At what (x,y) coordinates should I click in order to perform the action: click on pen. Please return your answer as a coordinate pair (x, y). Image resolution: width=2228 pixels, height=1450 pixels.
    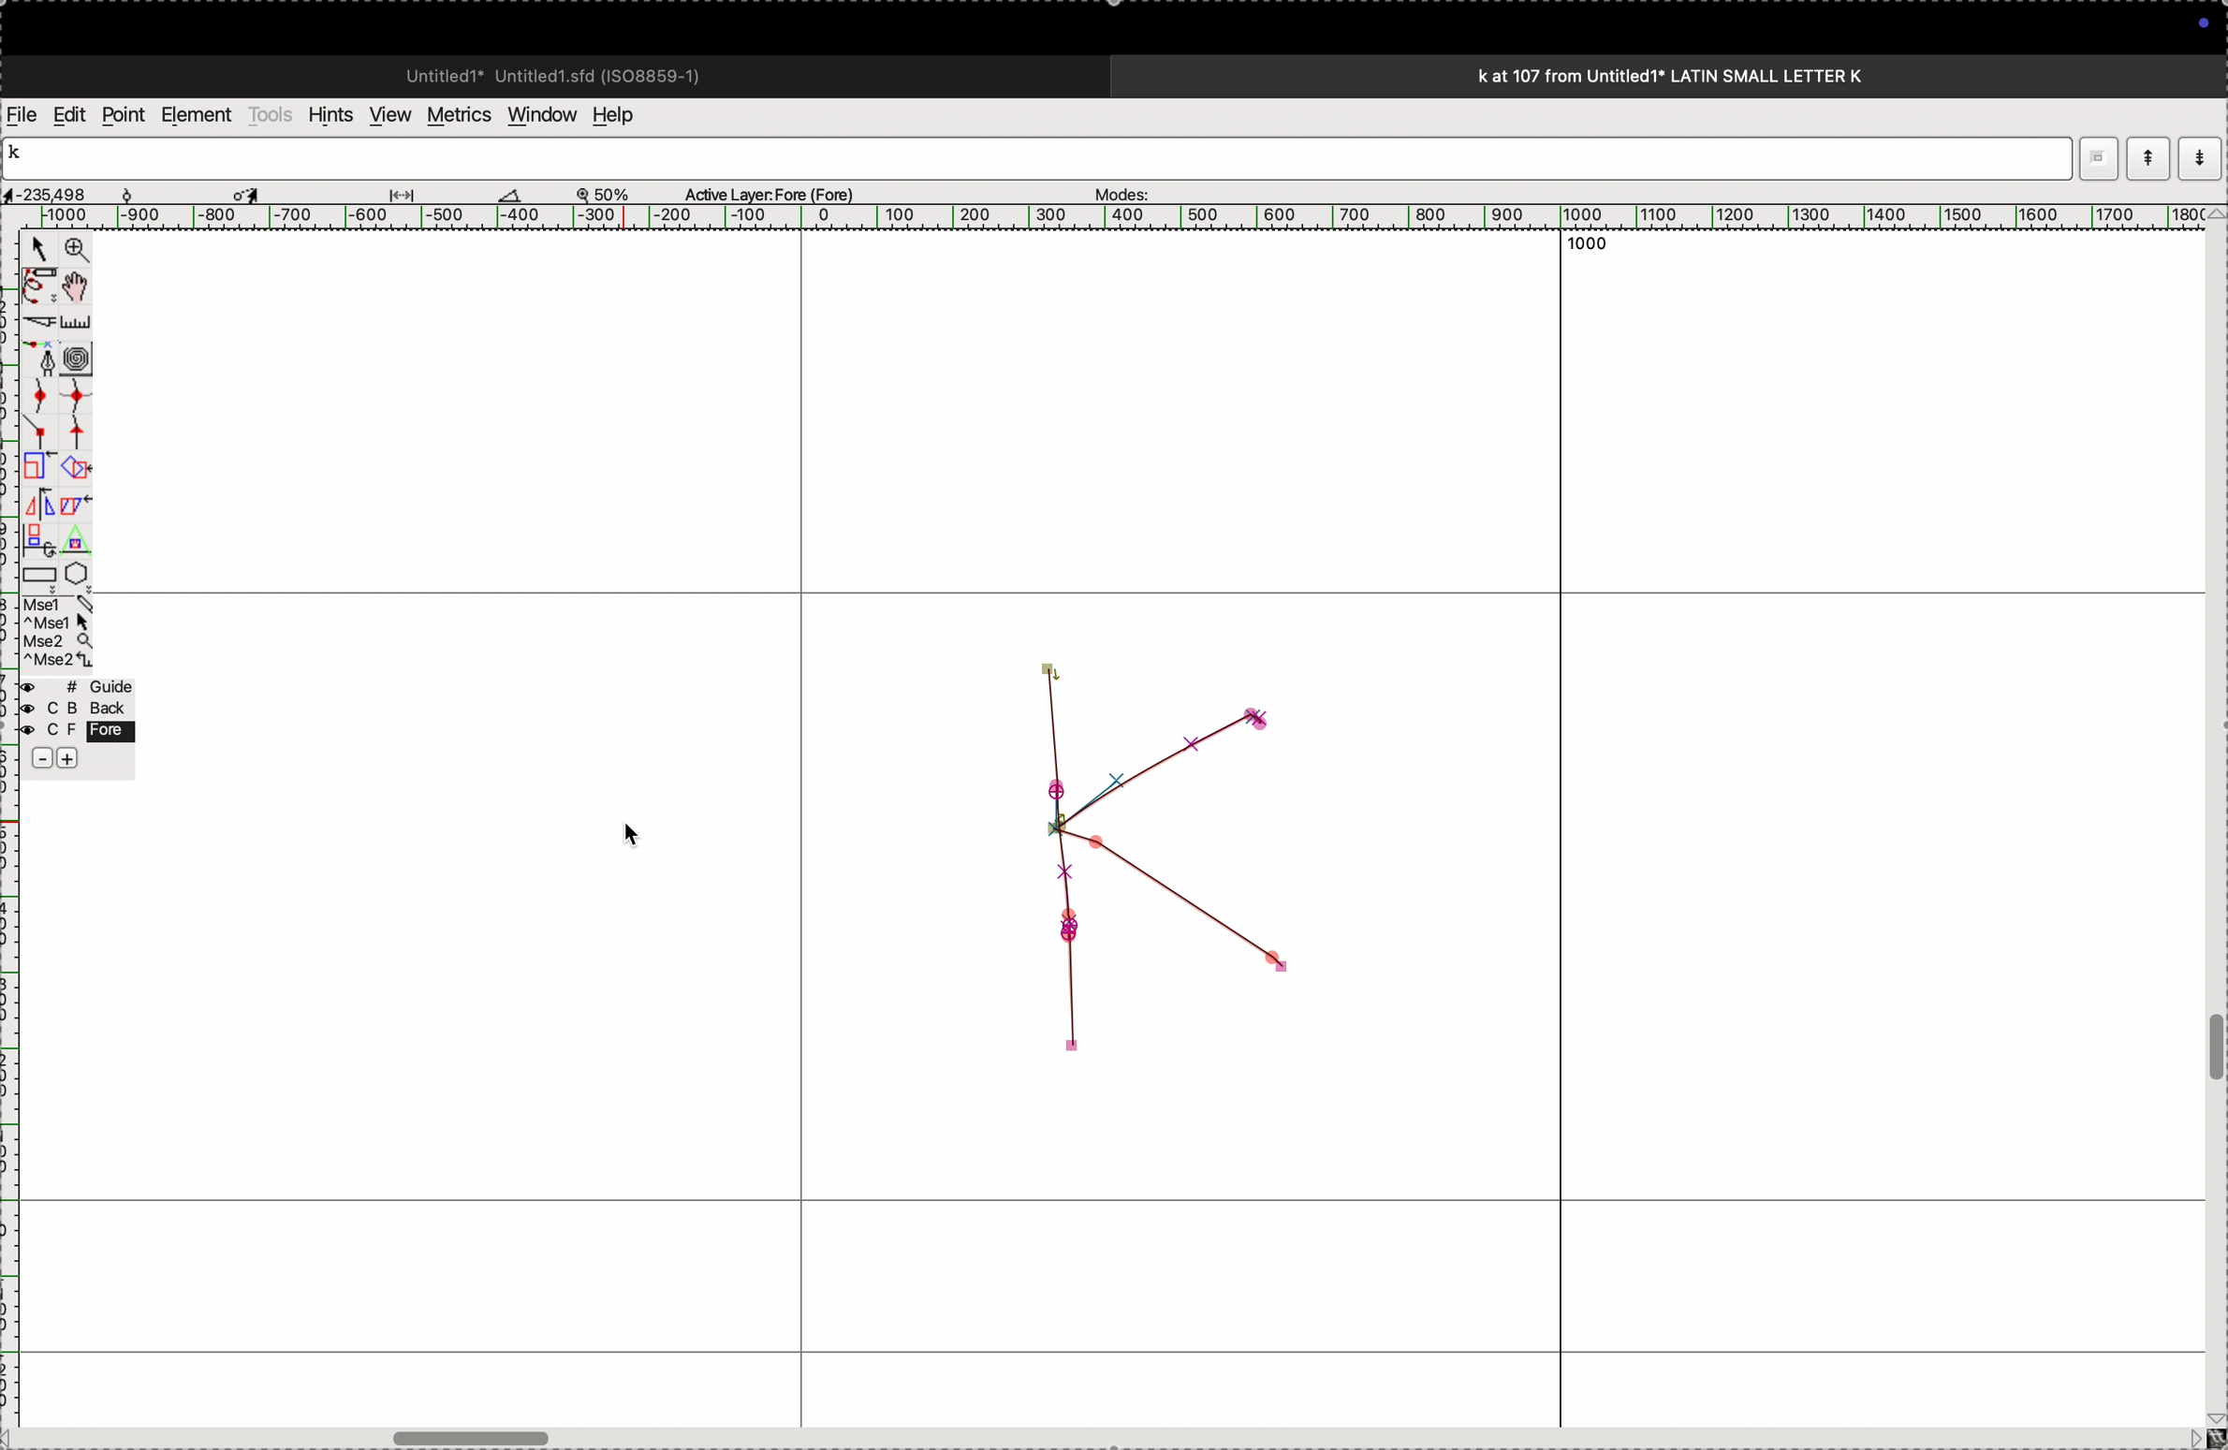
    Looking at the image, I should click on (39, 286).